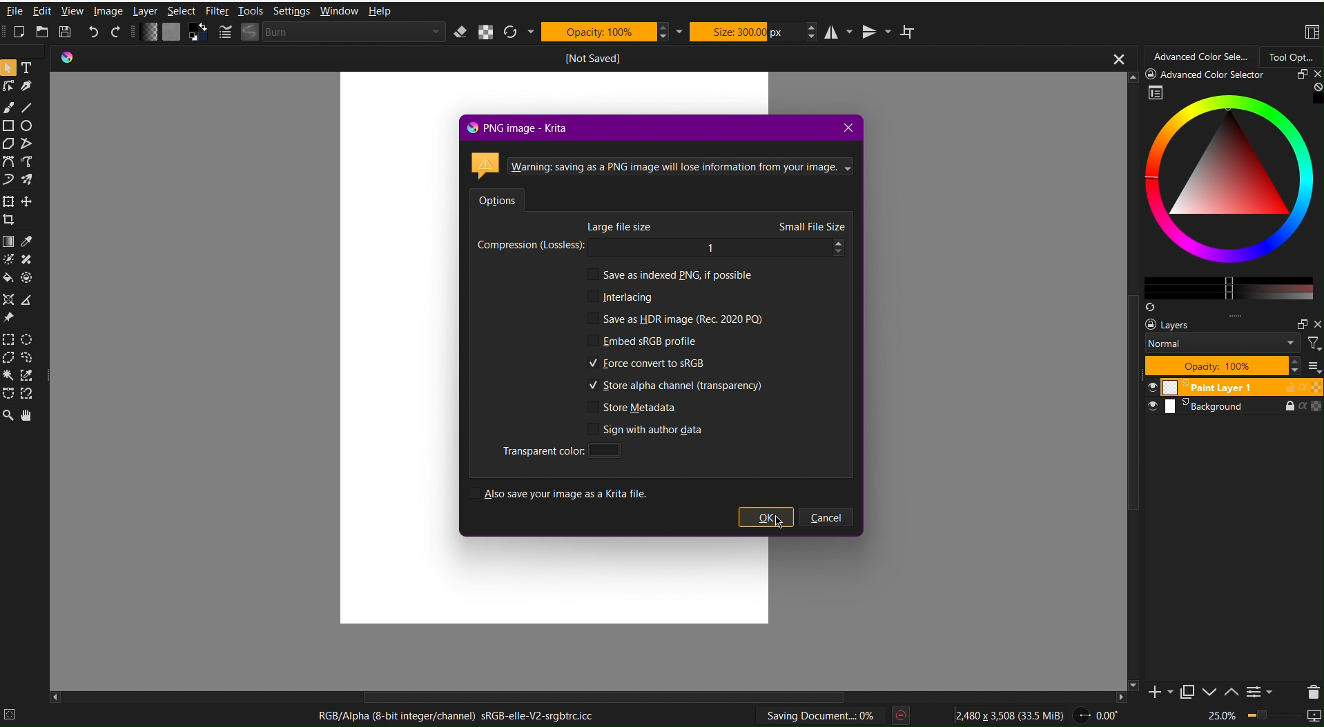 Image resolution: width=1324 pixels, height=727 pixels. Describe the element at coordinates (909, 31) in the screenshot. I see `Wraparound` at that location.